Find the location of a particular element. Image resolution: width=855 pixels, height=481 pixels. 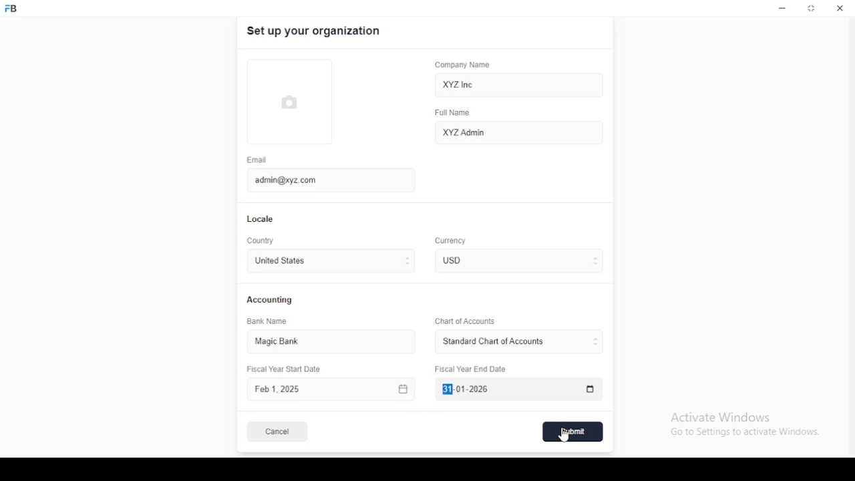

full name is located at coordinates (456, 113).